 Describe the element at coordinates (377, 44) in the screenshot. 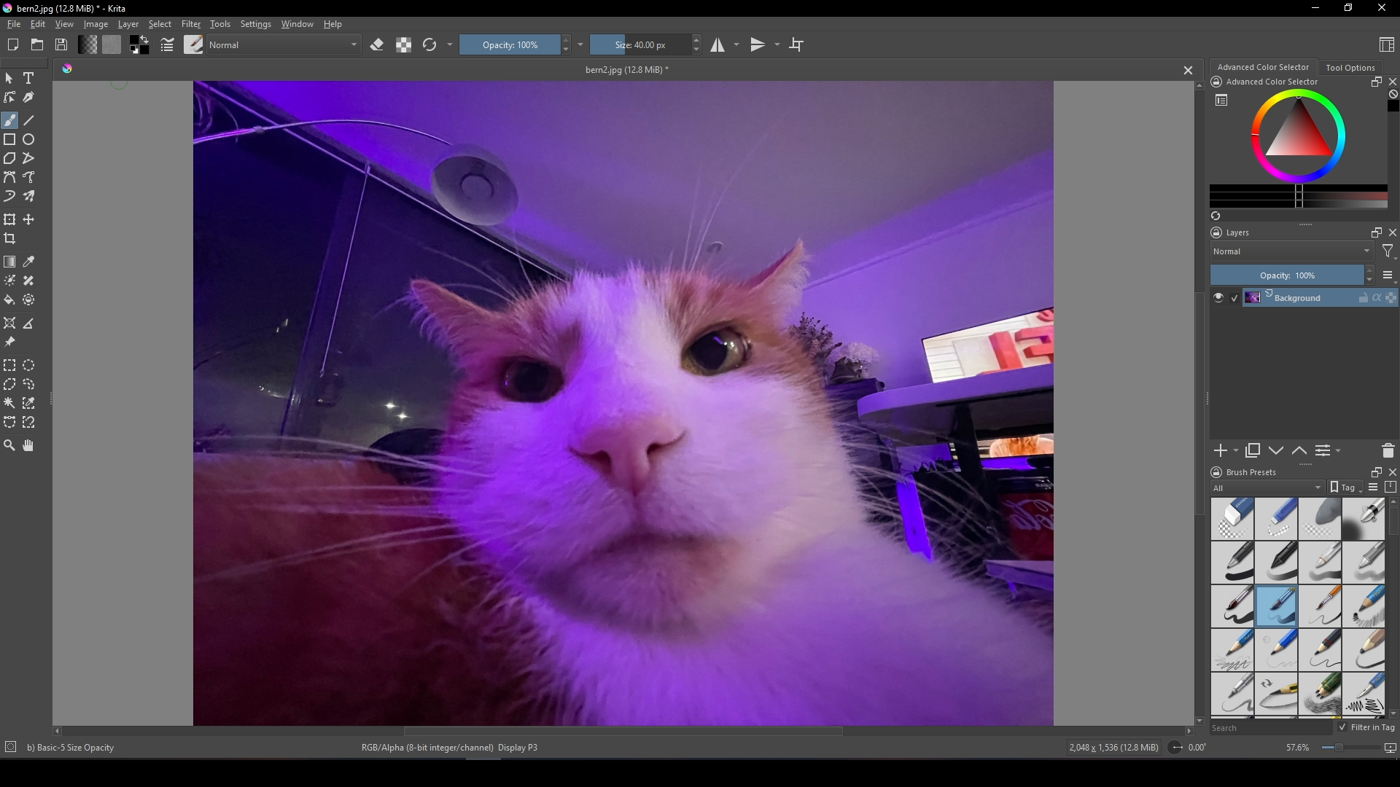

I see `Set eraser` at that location.